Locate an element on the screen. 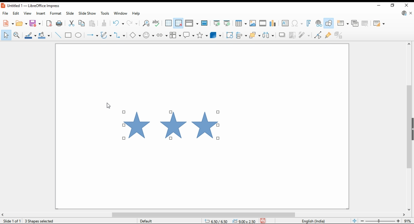 The image size is (414, 224). slide layout is located at coordinates (379, 24).